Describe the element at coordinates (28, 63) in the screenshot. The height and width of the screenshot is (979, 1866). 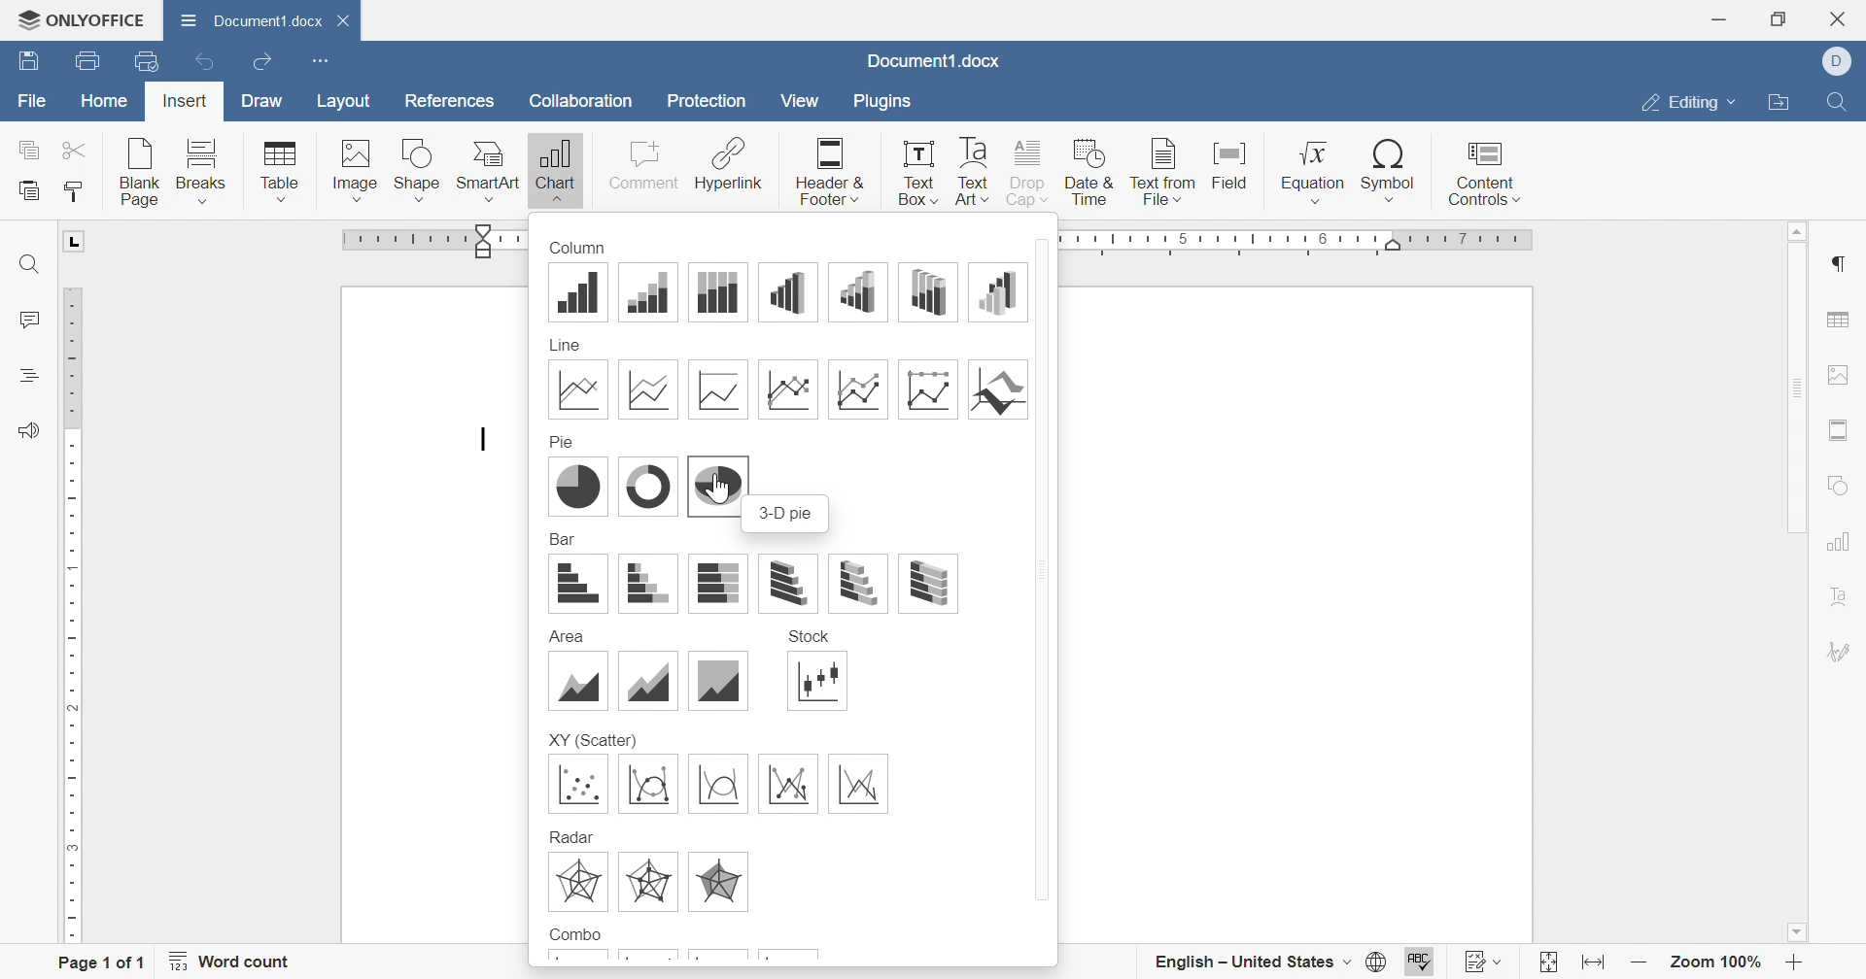
I see `Save` at that location.